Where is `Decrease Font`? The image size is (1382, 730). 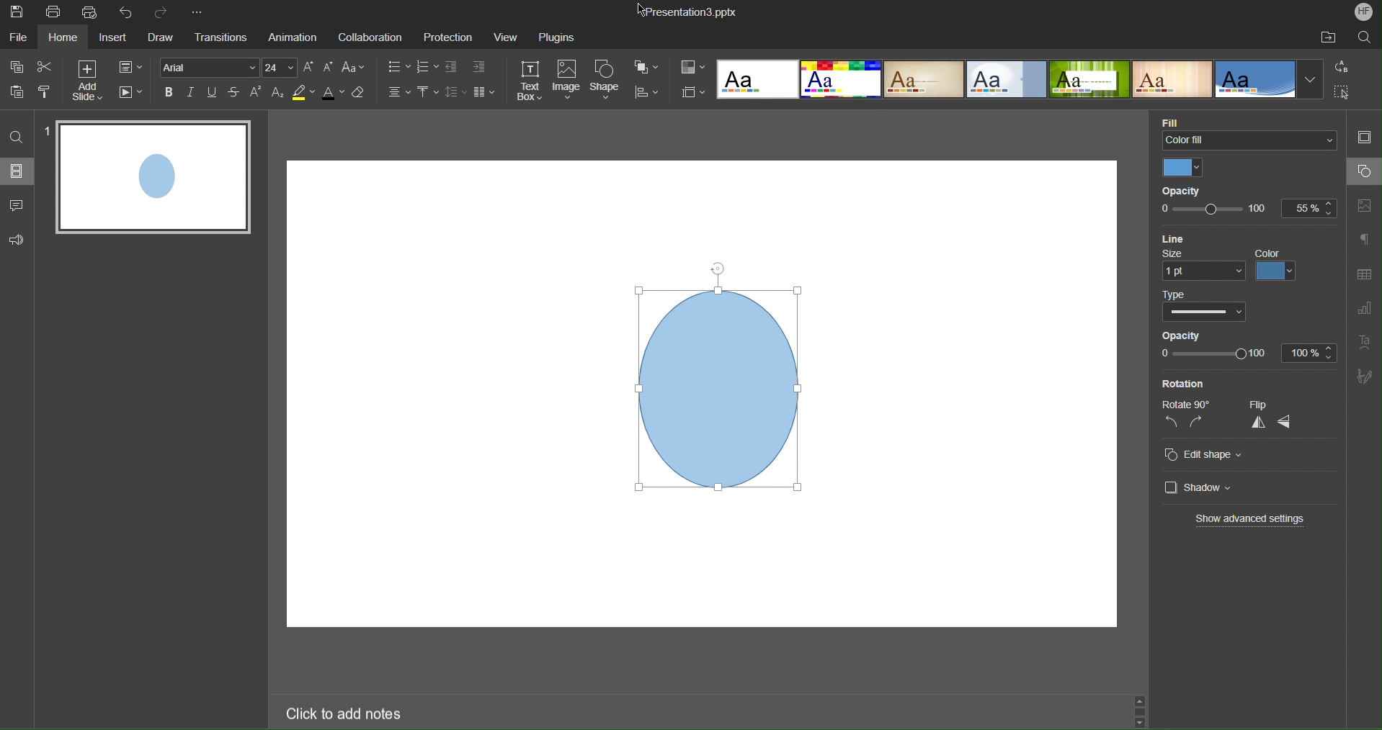
Decrease Font is located at coordinates (329, 68).